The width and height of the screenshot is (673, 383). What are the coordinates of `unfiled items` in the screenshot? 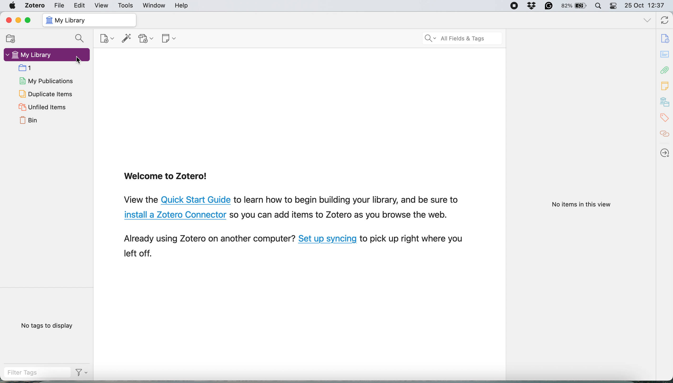 It's located at (42, 108).